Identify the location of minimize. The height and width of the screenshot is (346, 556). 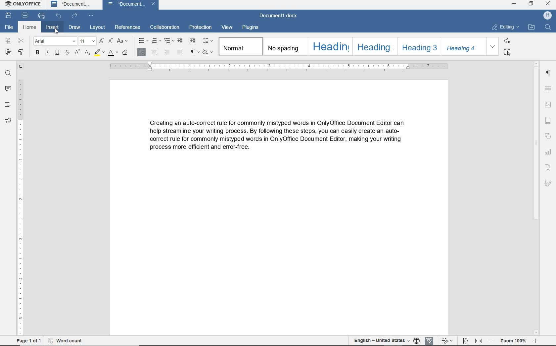
(514, 4).